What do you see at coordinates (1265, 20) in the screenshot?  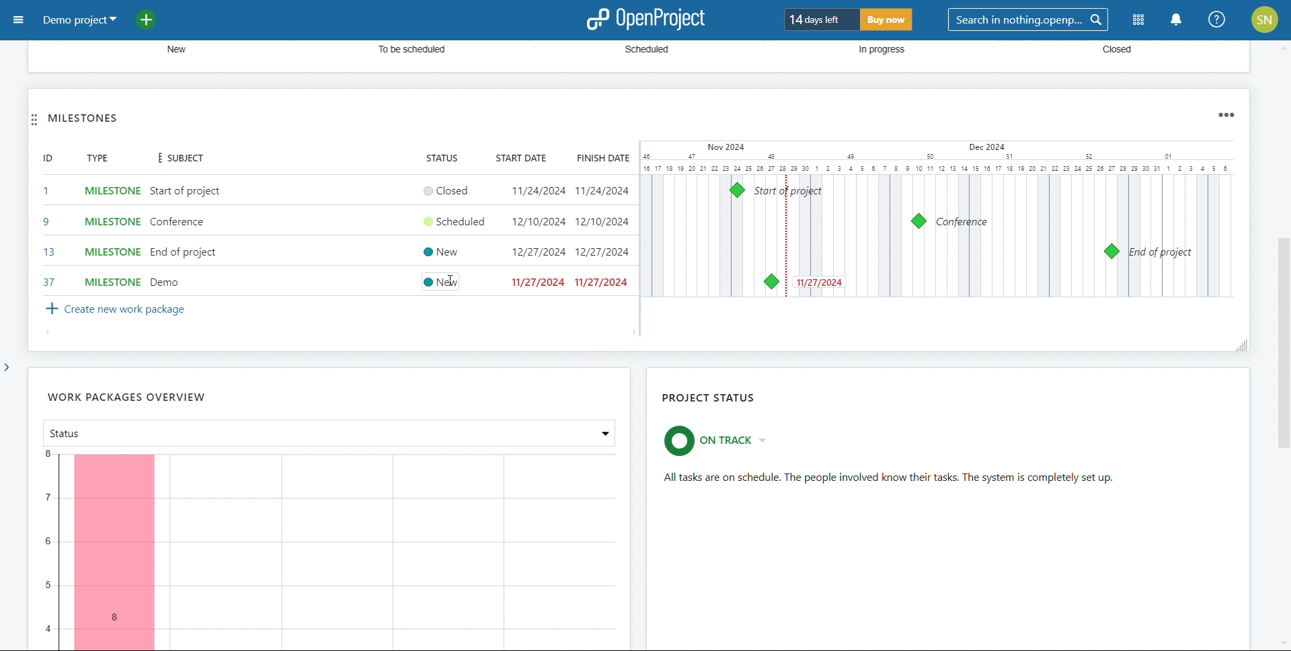 I see `account` at bounding box center [1265, 20].